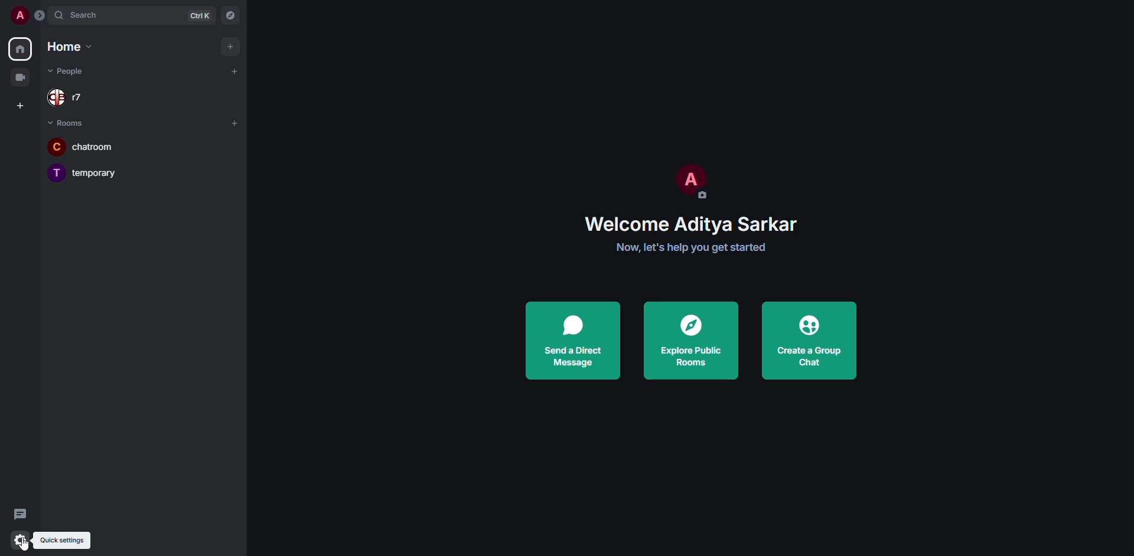 This screenshot has width=1134, height=556. I want to click on quick settings, so click(61, 539).